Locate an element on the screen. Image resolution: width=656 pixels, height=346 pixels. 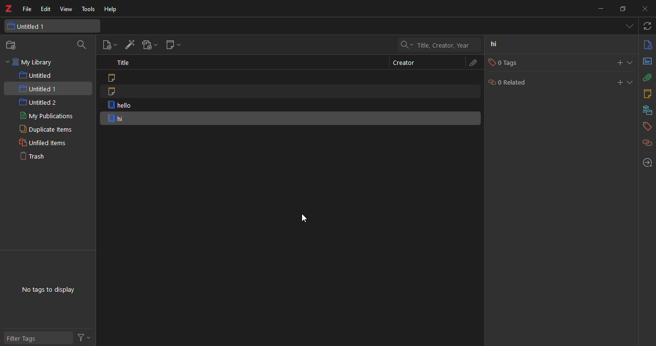
note is located at coordinates (112, 77).